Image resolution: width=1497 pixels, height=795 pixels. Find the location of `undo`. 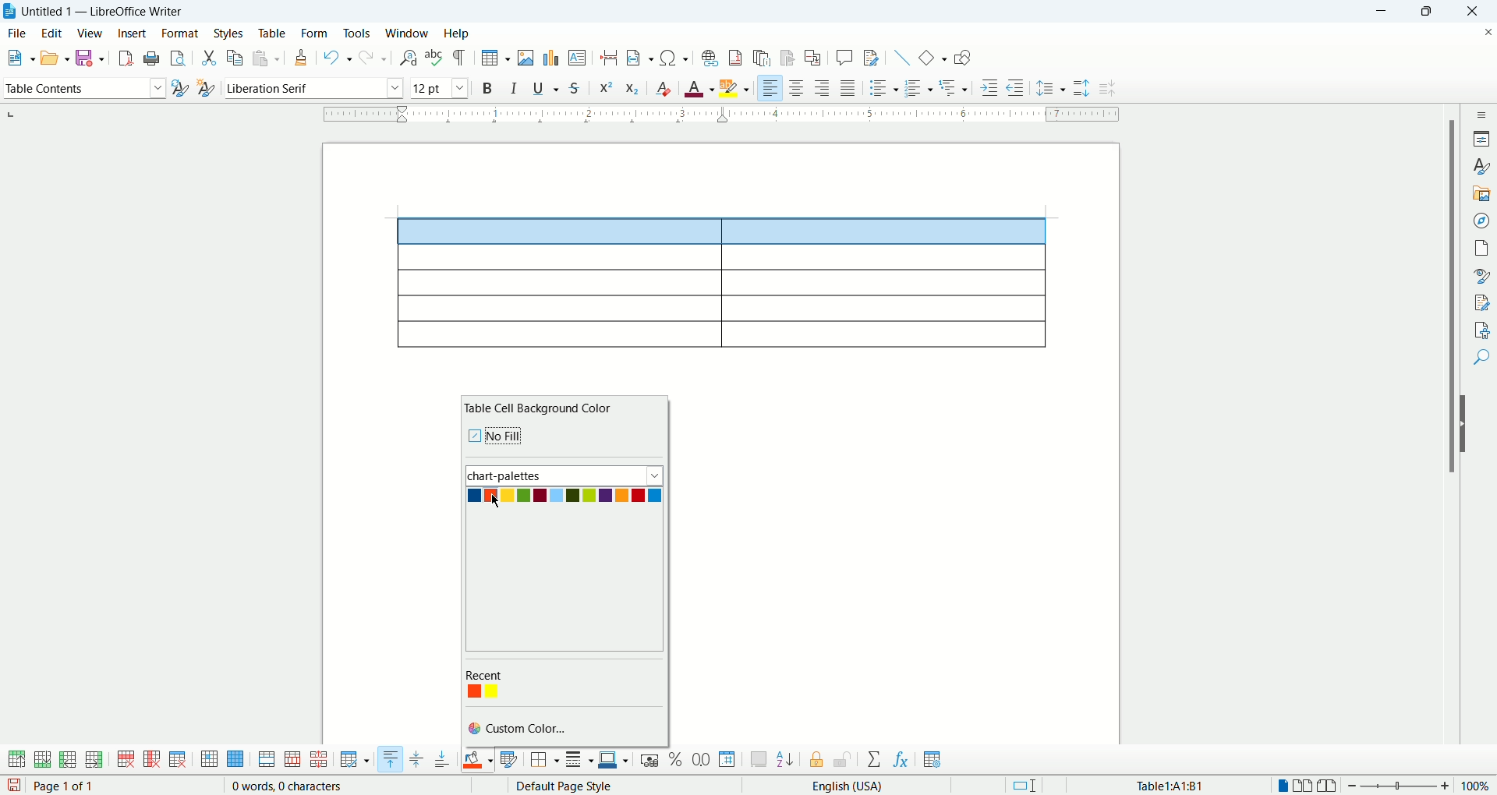

undo is located at coordinates (338, 58).